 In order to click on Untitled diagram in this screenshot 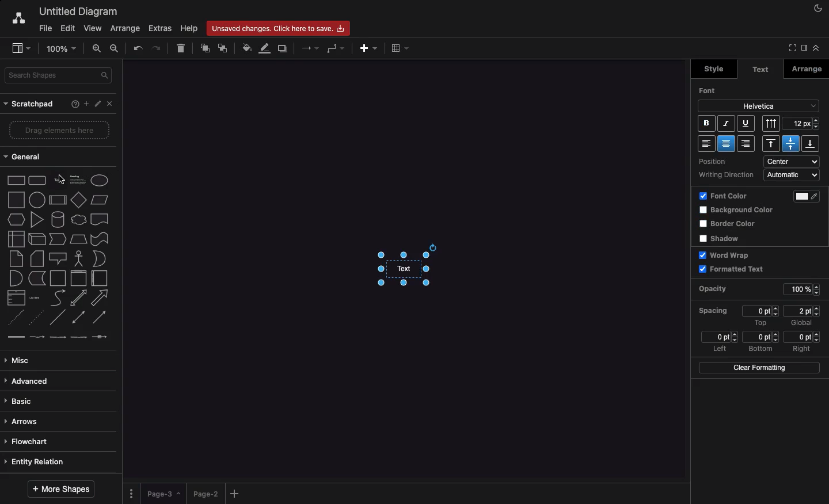, I will do `click(75, 12)`.